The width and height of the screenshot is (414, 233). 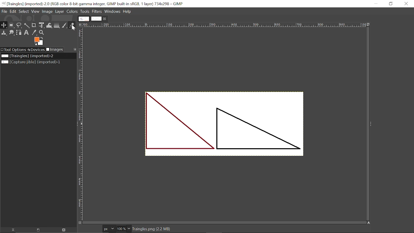 I want to click on Configure this tab, so click(x=75, y=49).